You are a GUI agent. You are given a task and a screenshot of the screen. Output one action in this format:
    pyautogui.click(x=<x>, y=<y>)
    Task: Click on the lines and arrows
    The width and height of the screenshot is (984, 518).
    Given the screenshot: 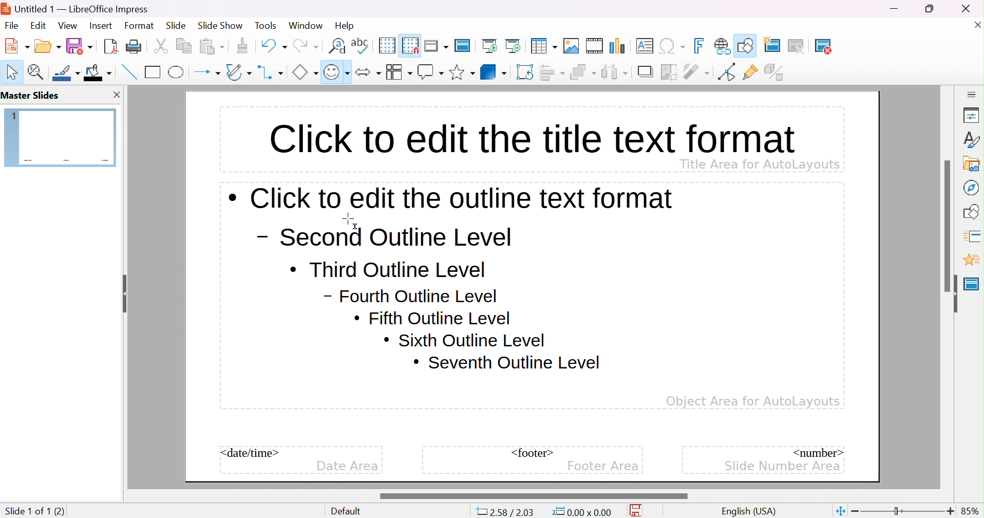 What is the action you would take?
    pyautogui.click(x=207, y=72)
    